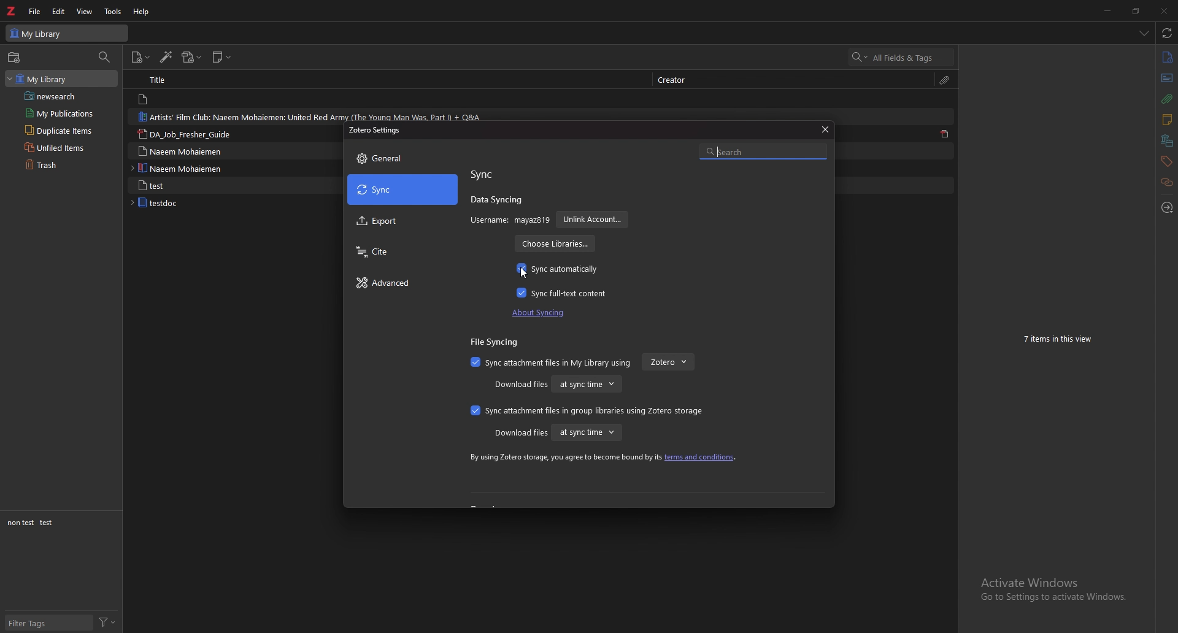  I want to click on filter collections, so click(106, 57).